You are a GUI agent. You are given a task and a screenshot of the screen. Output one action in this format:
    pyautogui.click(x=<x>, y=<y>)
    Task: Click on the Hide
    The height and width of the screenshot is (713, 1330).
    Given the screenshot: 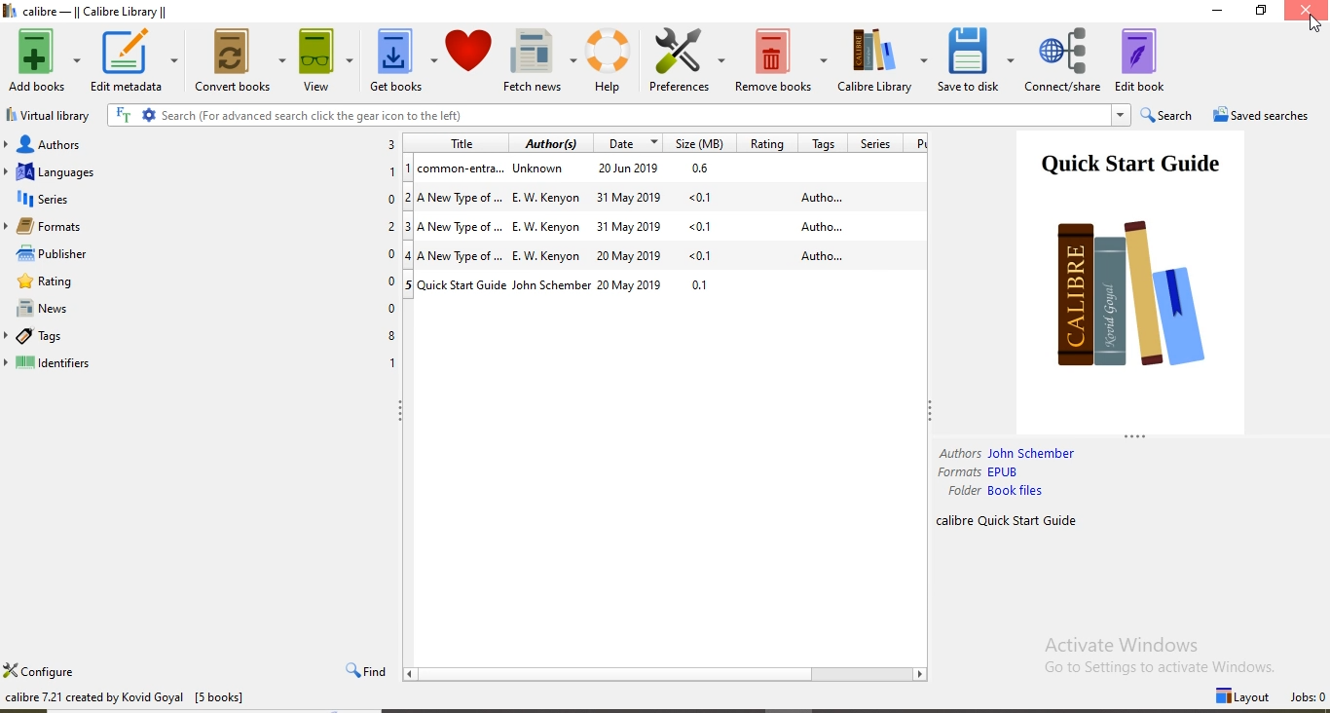 What is the action you would take?
    pyautogui.click(x=930, y=413)
    